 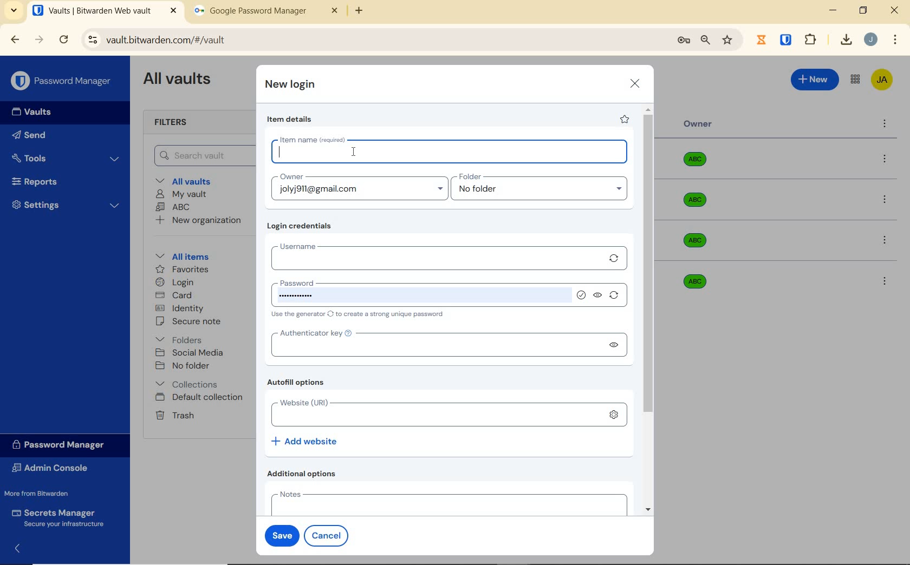 What do you see at coordinates (882, 81) in the screenshot?
I see `Bitwarden Account` at bounding box center [882, 81].